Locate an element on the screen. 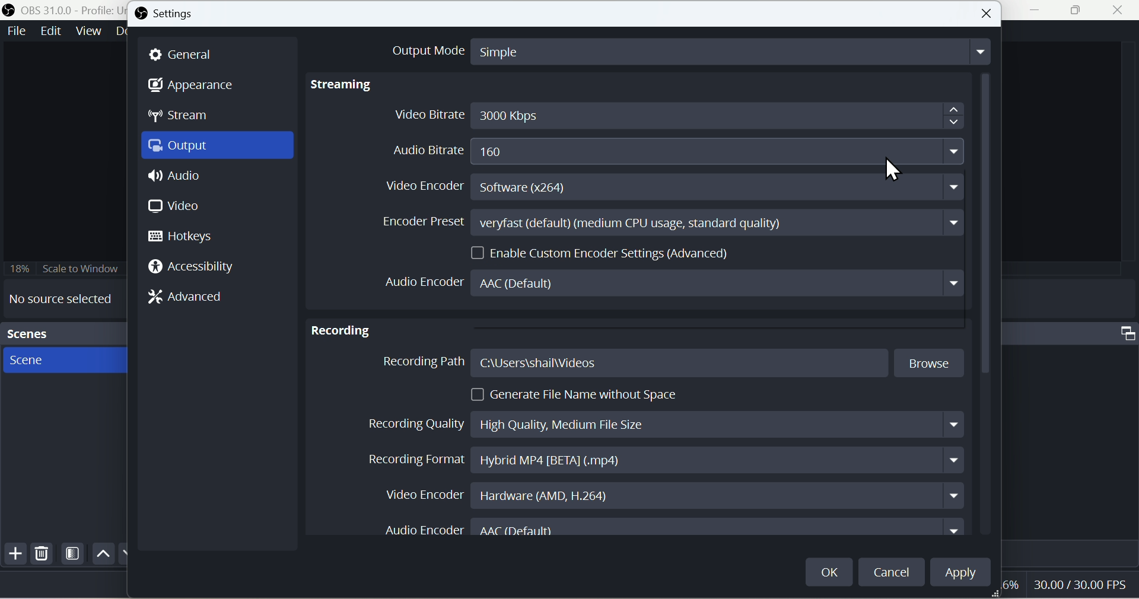 This screenshot has height=599, width=1139. Maximise is located at coordinates (1081, 11).